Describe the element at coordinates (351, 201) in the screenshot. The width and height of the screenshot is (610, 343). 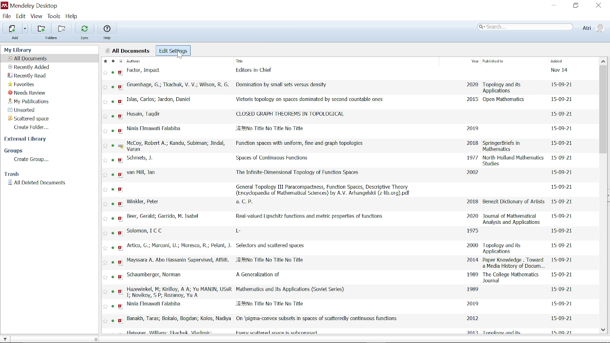
I see `All files with author, title, year, published in, added columns` at that location.